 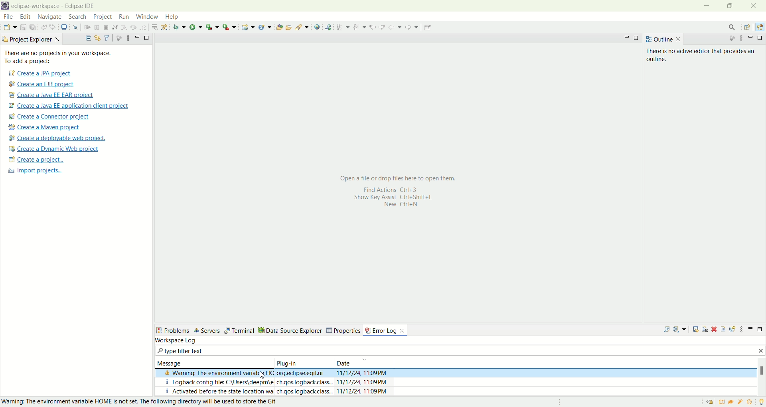 What do you see at coordinates (428, 28) in the screenshot?
I see `pin editor` at bounding box center [428, 28].